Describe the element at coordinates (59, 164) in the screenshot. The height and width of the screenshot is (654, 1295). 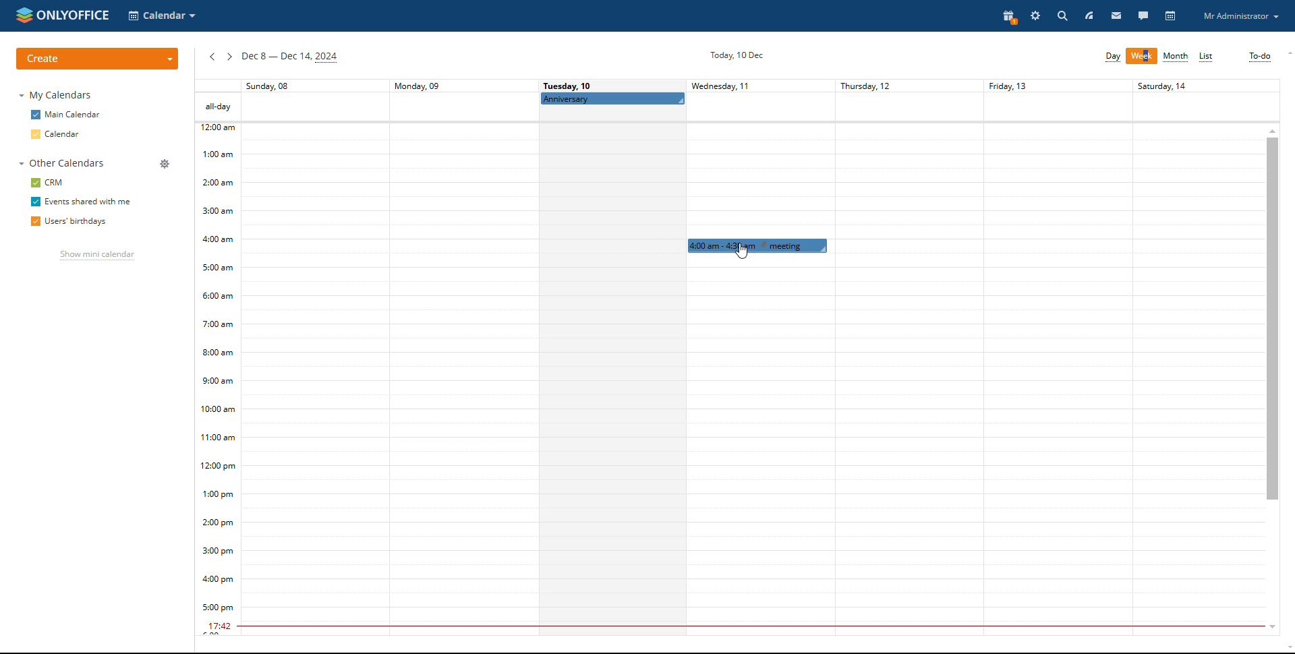
I see `other calendars` at that location.